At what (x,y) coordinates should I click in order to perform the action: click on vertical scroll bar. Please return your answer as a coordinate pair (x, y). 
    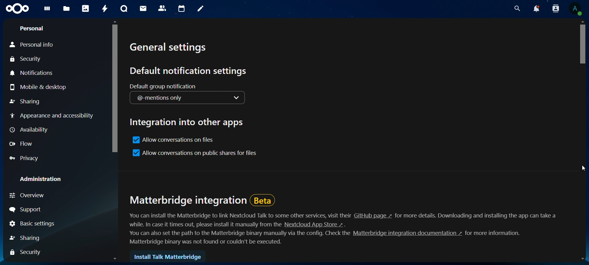
    Looking at the image, I should click on (582, 45).